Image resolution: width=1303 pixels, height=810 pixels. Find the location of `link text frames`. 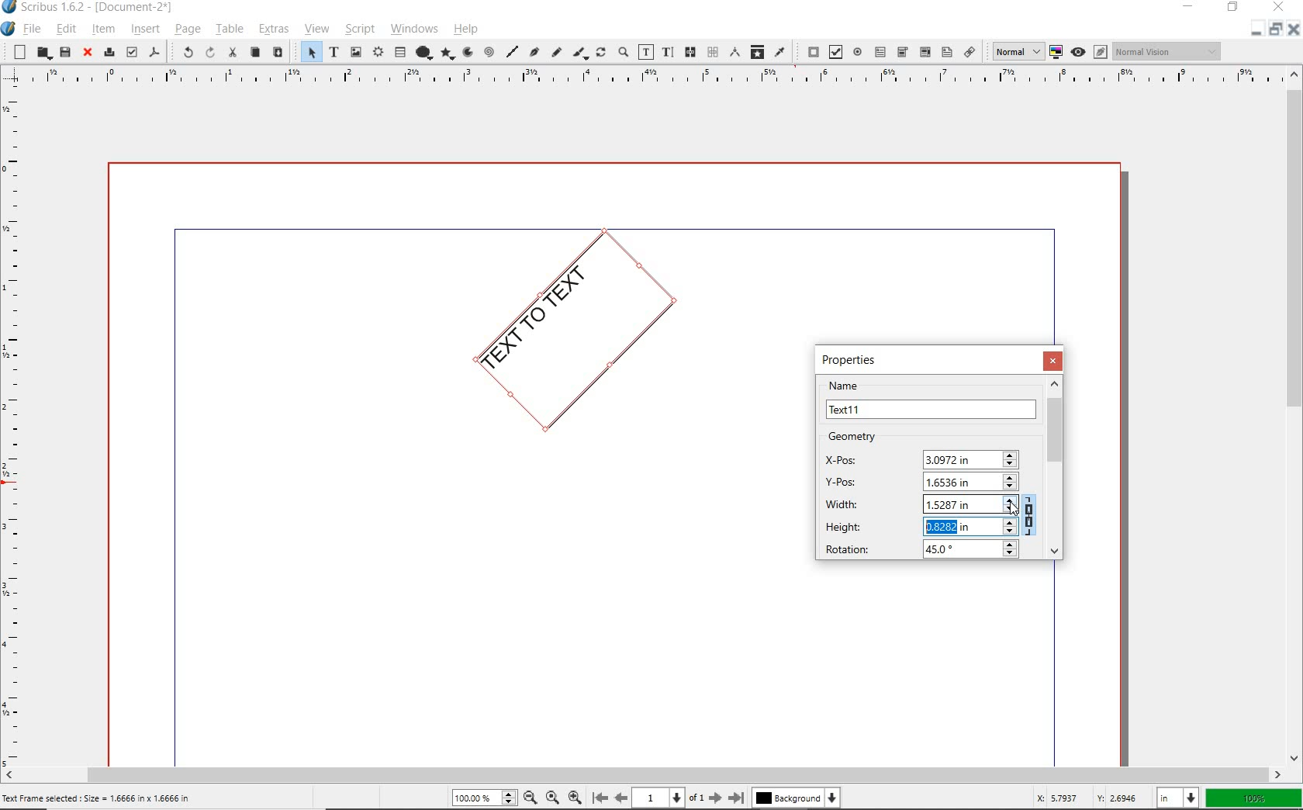

link text frames is located at coordinates (690, 52).